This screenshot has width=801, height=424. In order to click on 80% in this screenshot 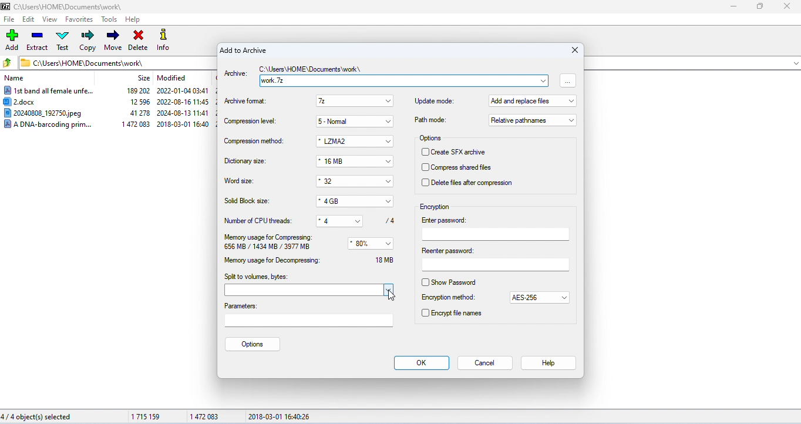, I will do `click(364, 244)`.